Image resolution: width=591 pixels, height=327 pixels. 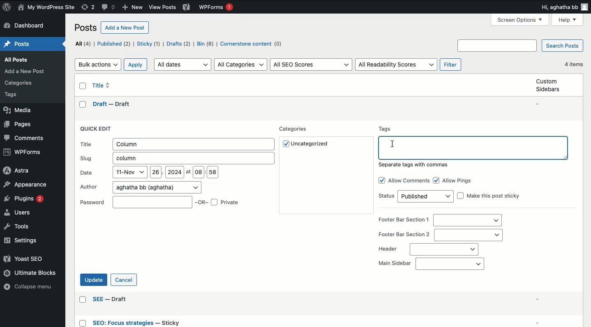 I want to click on , so click(x=18, y=84).